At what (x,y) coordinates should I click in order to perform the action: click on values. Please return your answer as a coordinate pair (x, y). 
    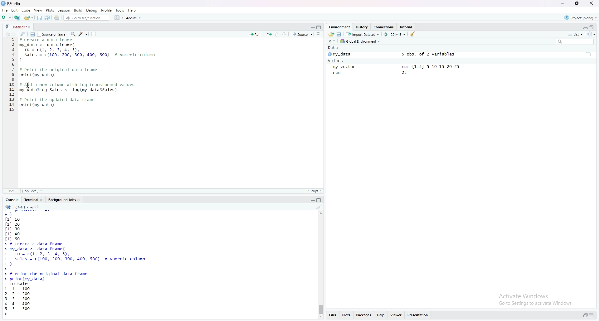
    Looking at the image, I should click on (336, 61).